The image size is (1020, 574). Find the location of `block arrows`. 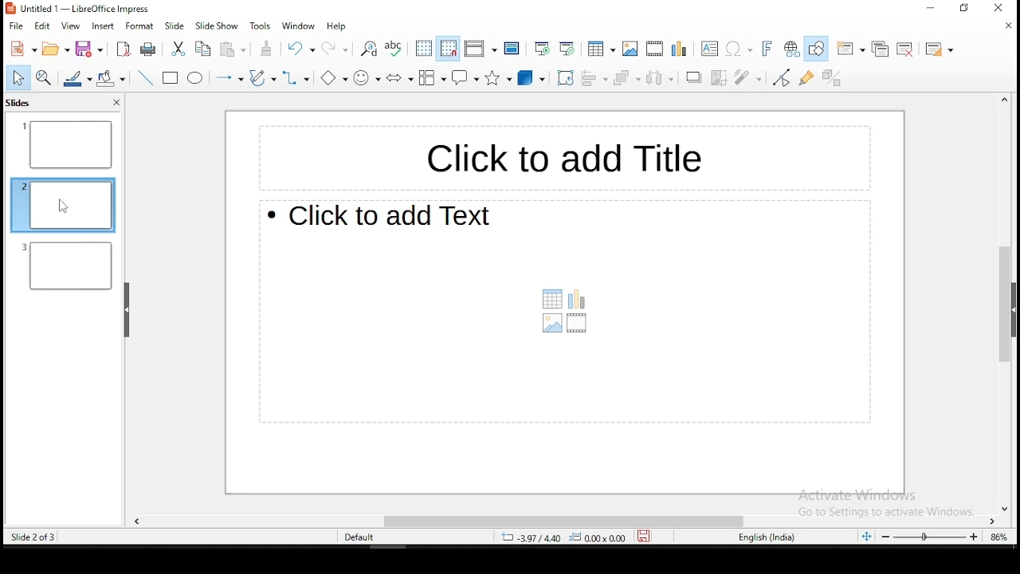

block arrows is located at coordinates (398, 77).